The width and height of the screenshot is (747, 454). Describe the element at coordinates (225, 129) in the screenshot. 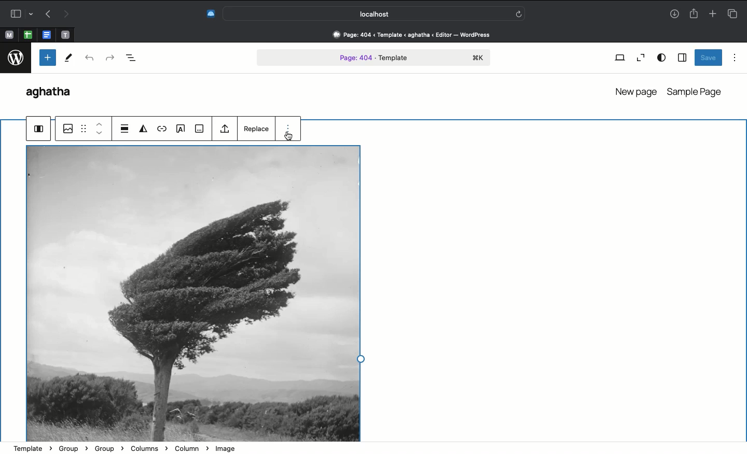

I see `Upload` at that location.